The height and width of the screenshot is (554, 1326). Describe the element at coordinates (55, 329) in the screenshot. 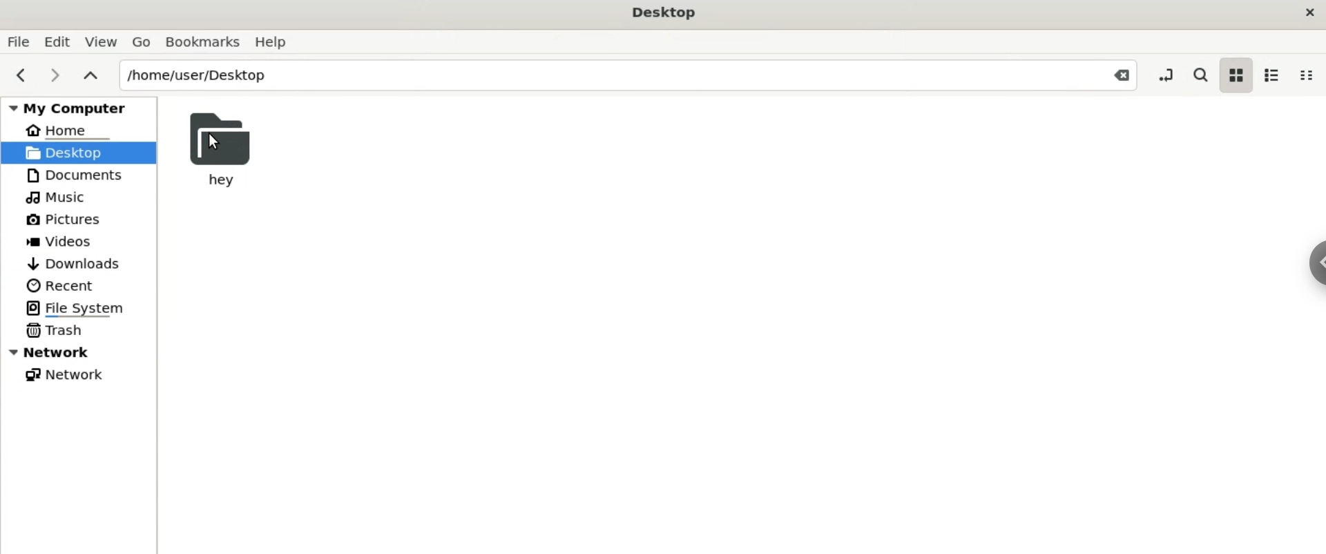

I see `trash` at that location.